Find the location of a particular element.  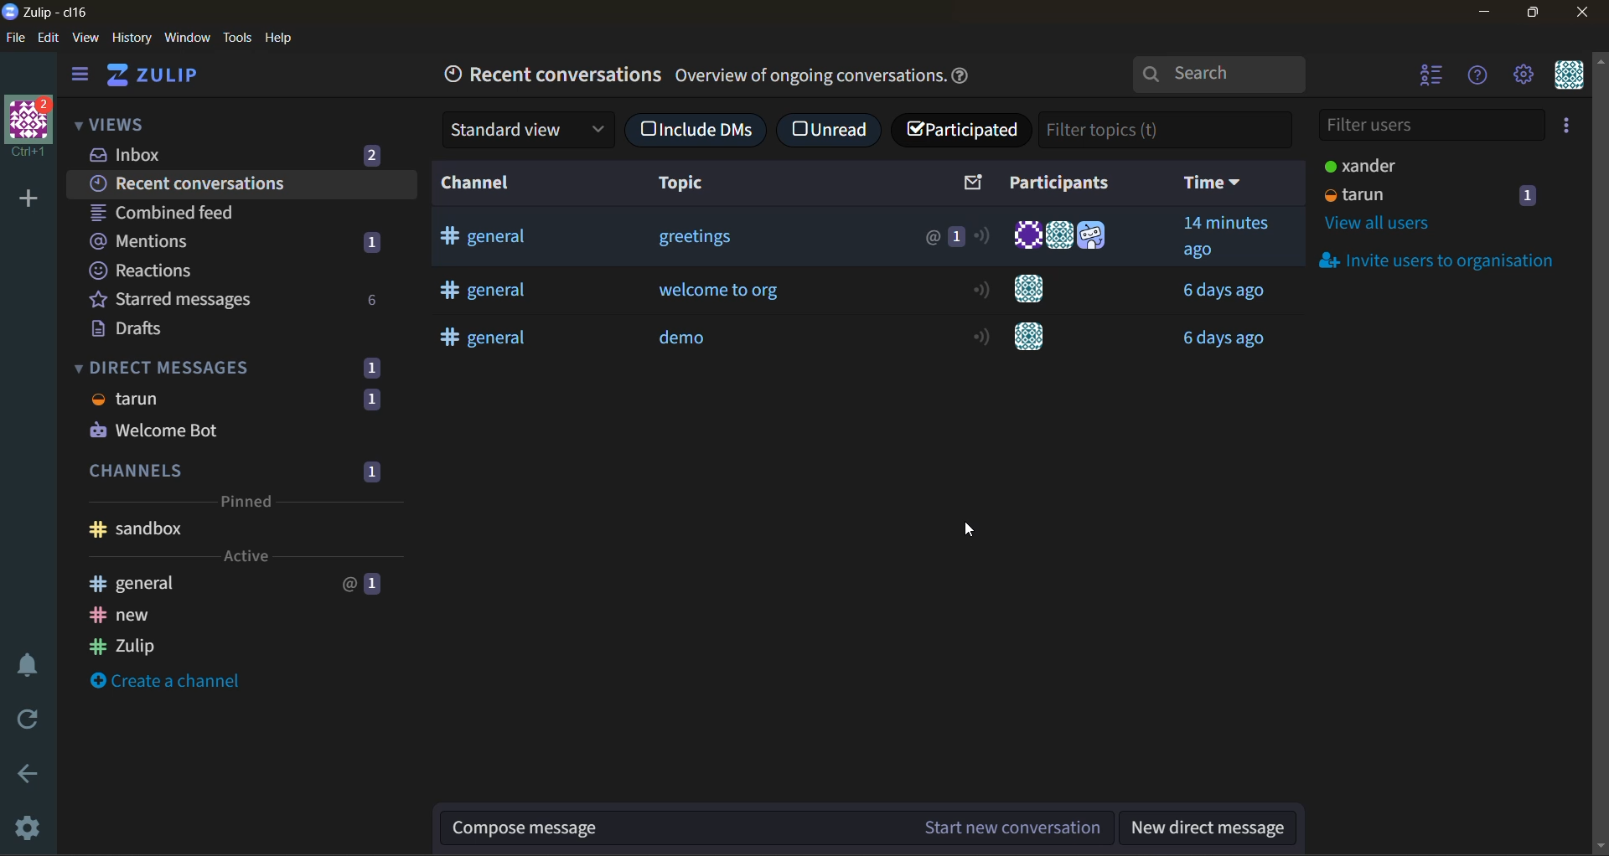

greeting is located at coordinates (696, 237).